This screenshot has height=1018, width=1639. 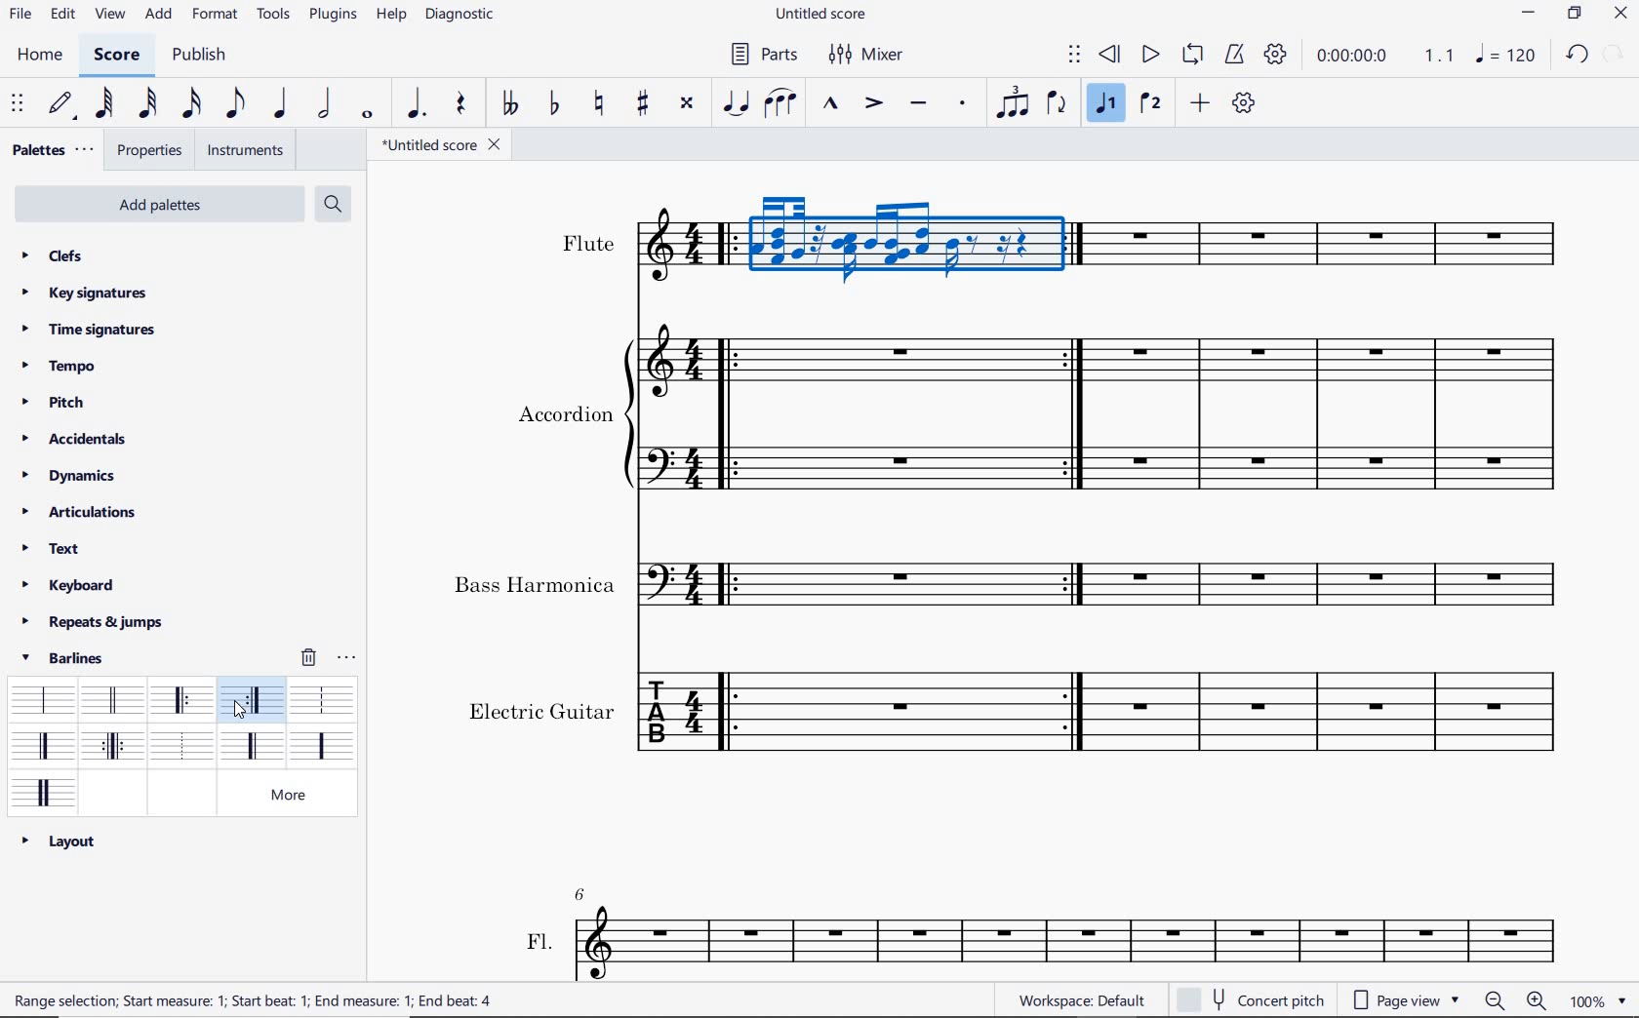 I want to click on metronome, so click(x=1238, y=56).